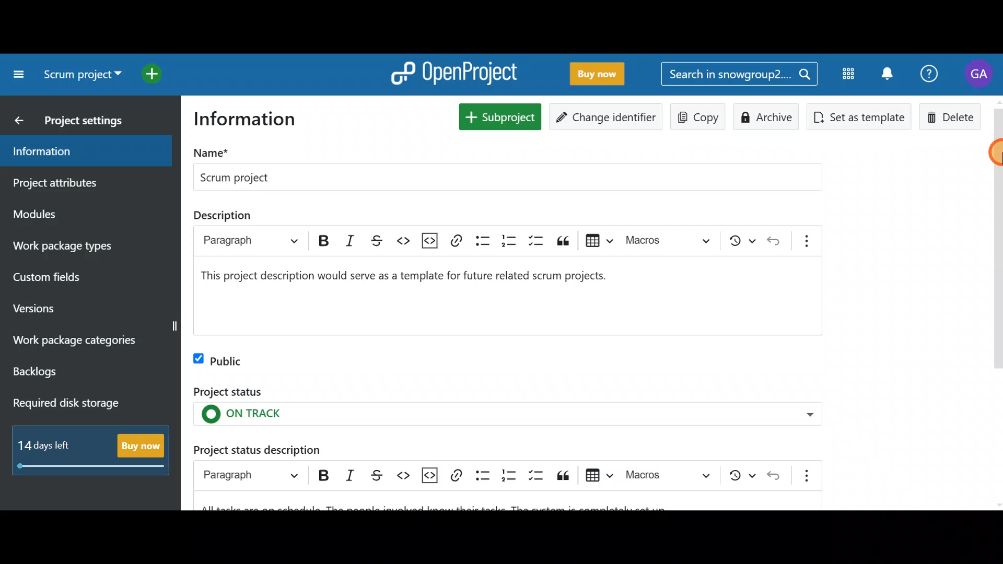 The width and height of the screenshot is (1003, 564). Describe the element at coordinates (430, 240) in the screenshot. I see `insert code snippet` at that location.